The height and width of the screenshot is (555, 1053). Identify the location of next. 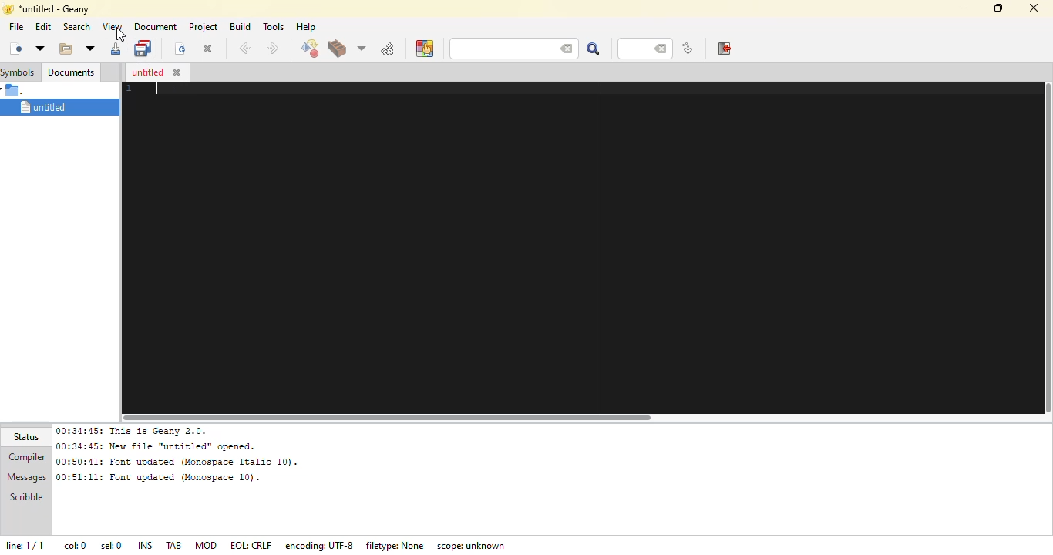
(271, 49).